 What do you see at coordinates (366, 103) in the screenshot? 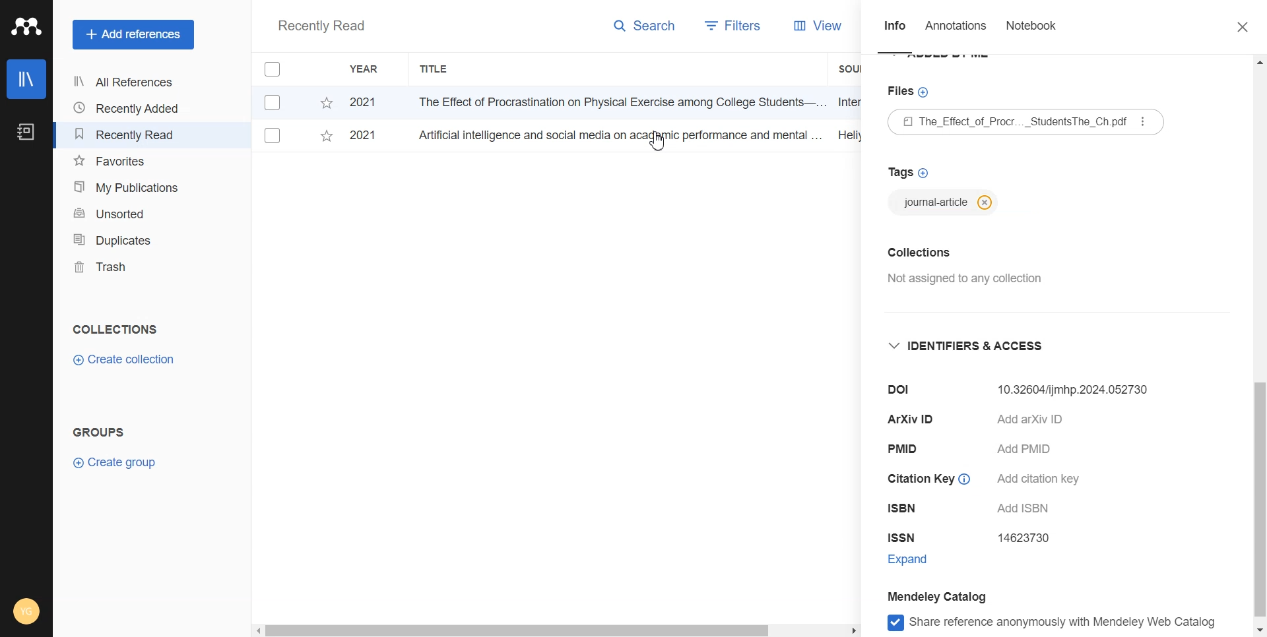
I see `2021` at bounding box center [366, 103].